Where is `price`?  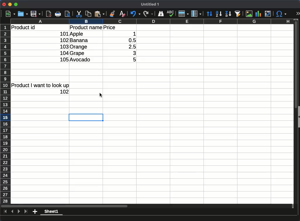 price is located at coordinates (109, 27).